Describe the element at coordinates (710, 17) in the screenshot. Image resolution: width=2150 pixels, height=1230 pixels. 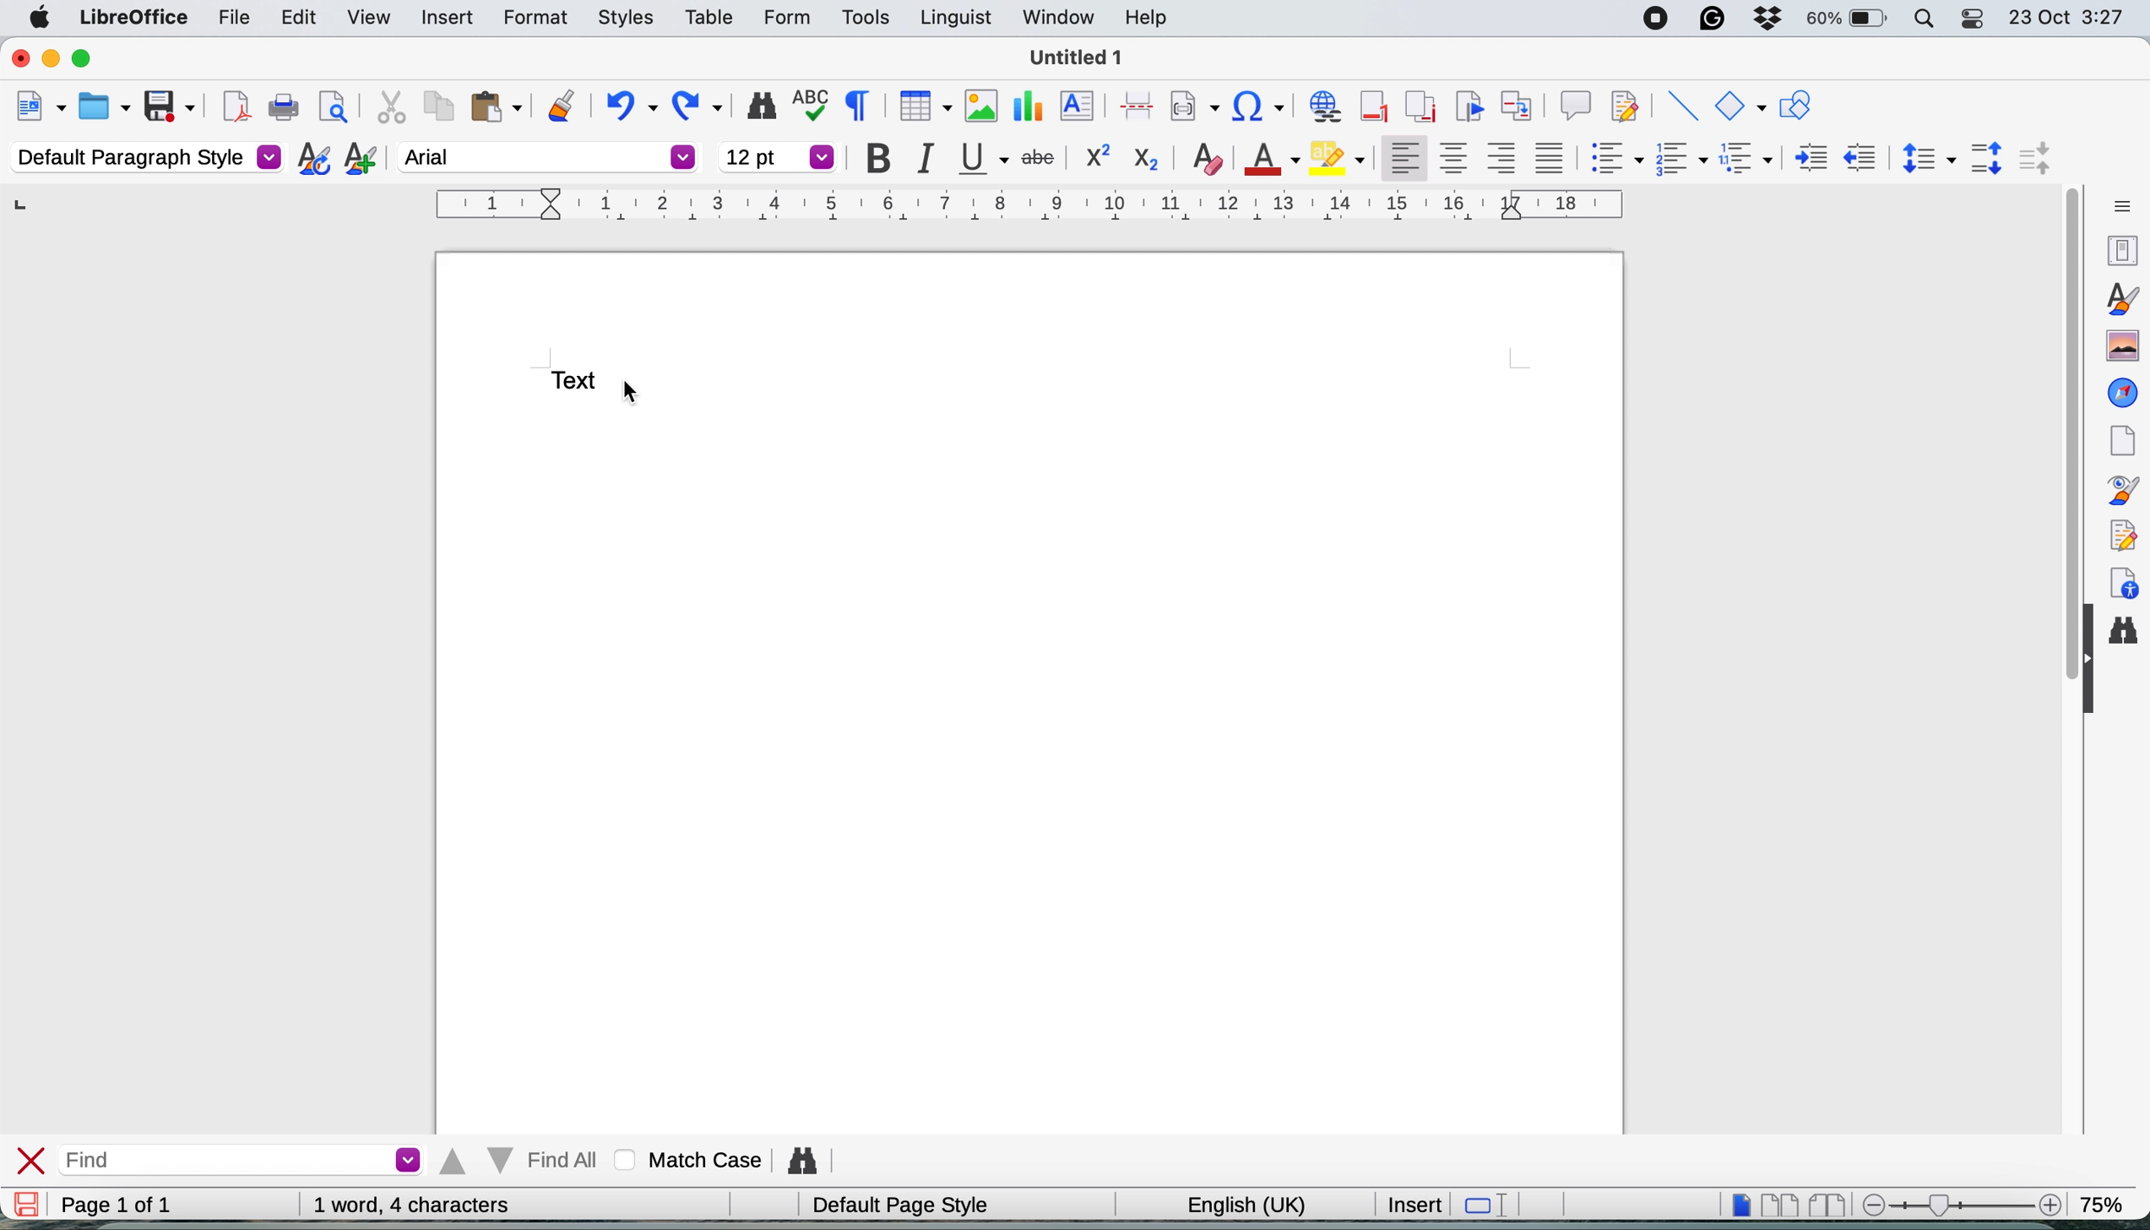
I see `table` at that location.